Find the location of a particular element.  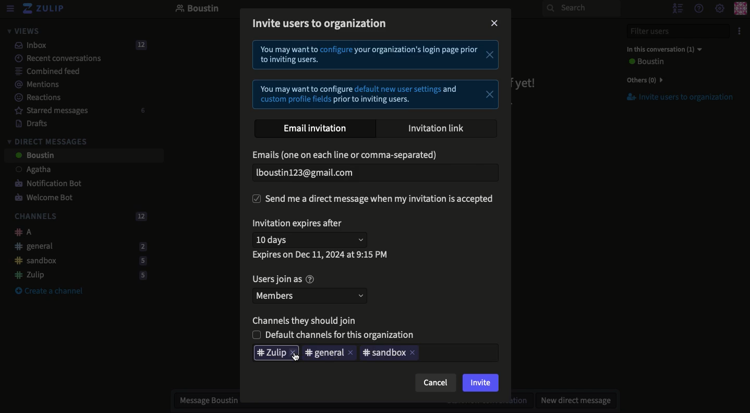

Starred messages is located at coordinates (78, 111).